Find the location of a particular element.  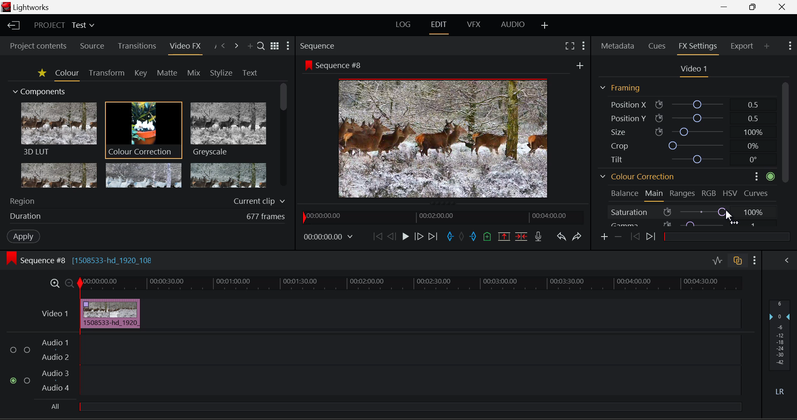

All is located at coordinates (392, 409).